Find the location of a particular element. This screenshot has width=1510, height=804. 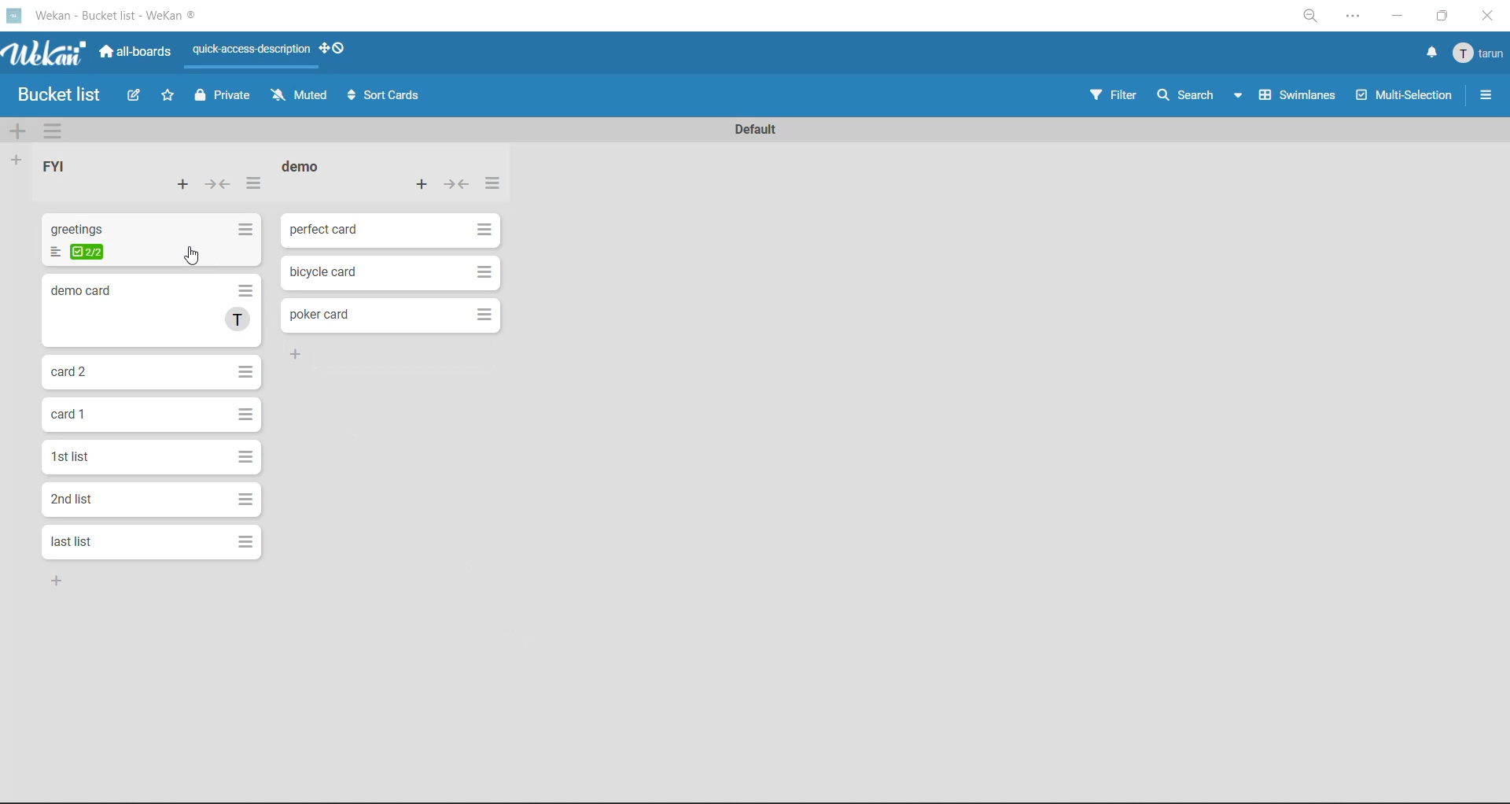

show desktop drag handles is located at coordinates (337, 46).